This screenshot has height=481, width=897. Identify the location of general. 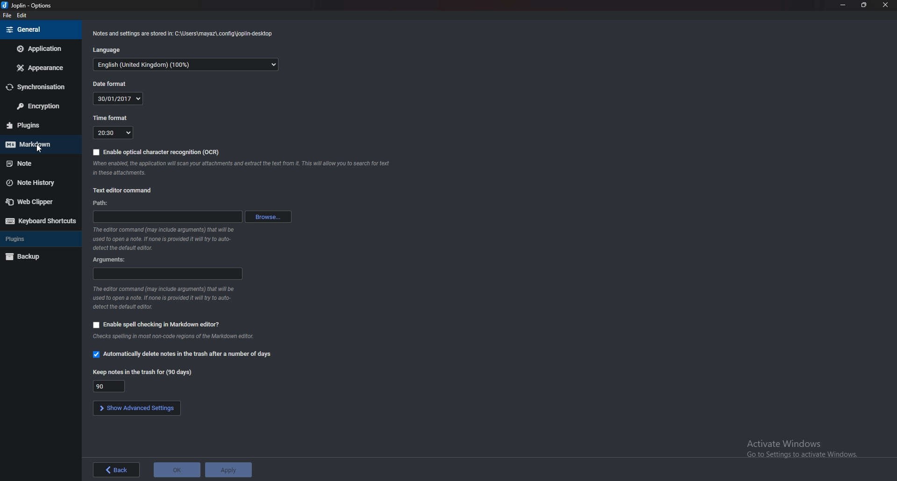
(37, 30).